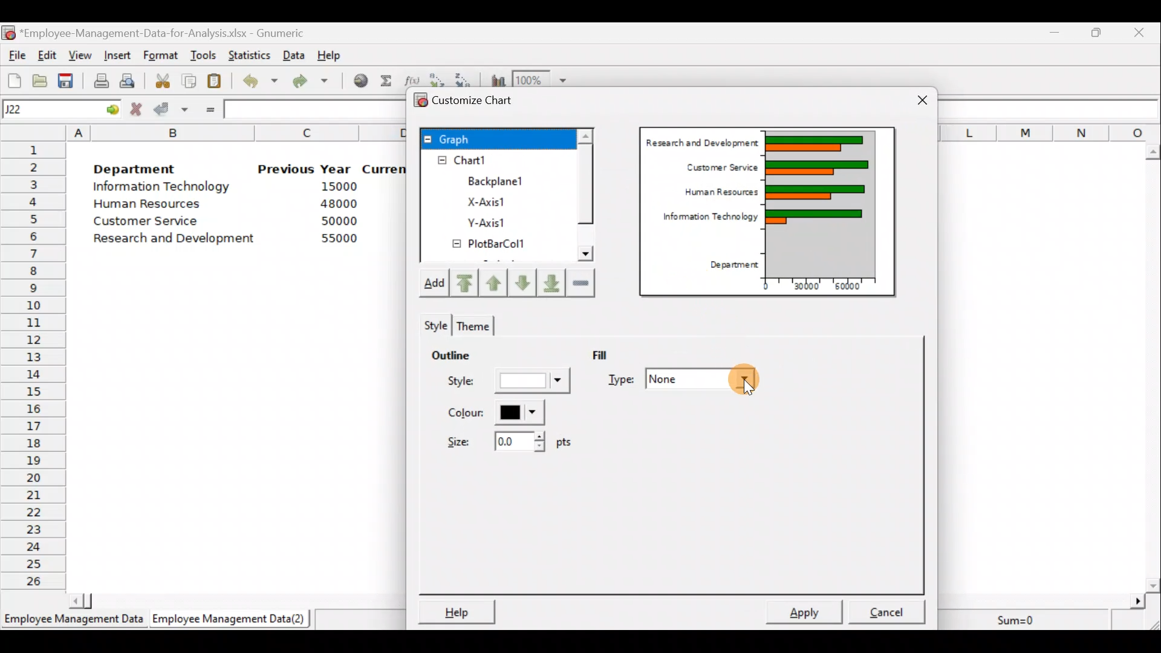  What do you see at coordinates (137, 109) in the screenshot?
I see `Cancel change` at bounding box center [137, 109].